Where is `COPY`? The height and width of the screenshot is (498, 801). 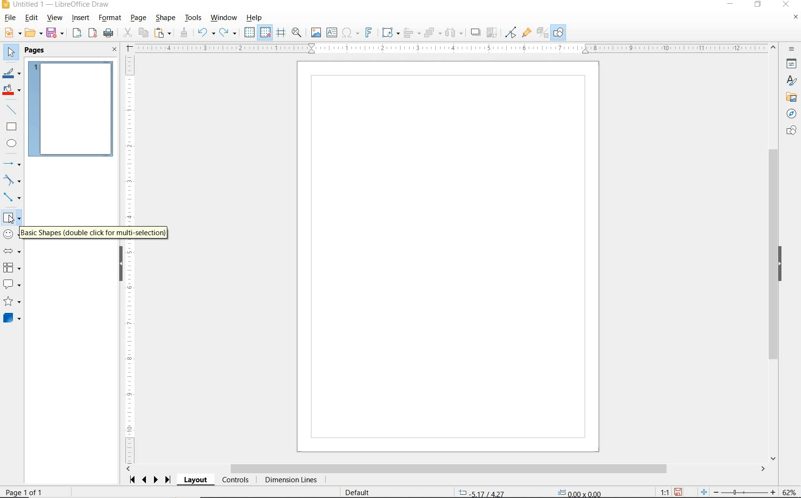 COPY is located at coordinates (143, 33).